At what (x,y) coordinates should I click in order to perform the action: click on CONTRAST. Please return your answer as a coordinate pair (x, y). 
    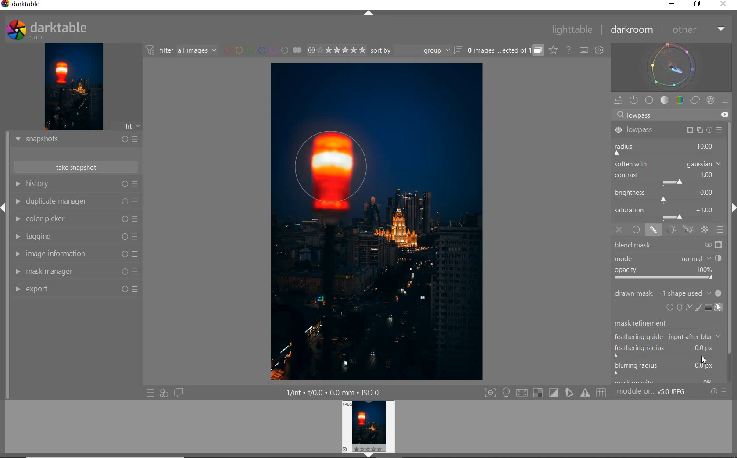
    Looking at the image, I should click on (666, 179).